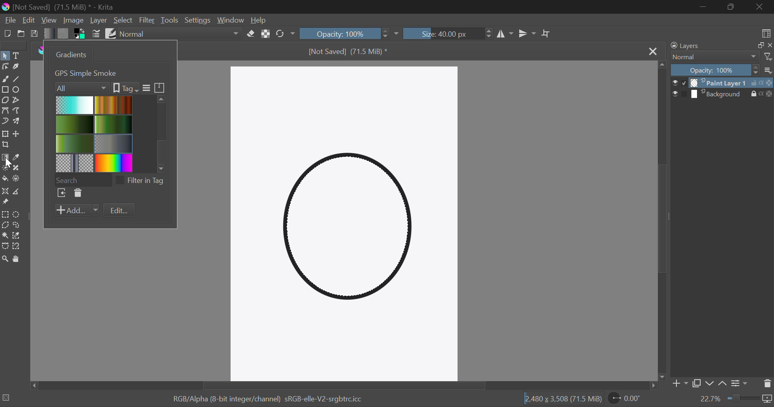 The width and height of the screenshot is (774, 407). What do you see at coordinates (75, 106) in the screenshot?
I see `Blue Gradient` at bounding box center [75, 106].